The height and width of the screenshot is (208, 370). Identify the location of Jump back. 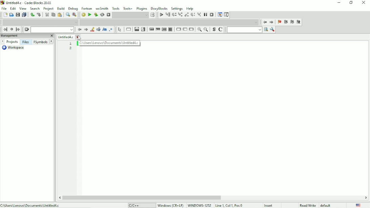
(265, 22).